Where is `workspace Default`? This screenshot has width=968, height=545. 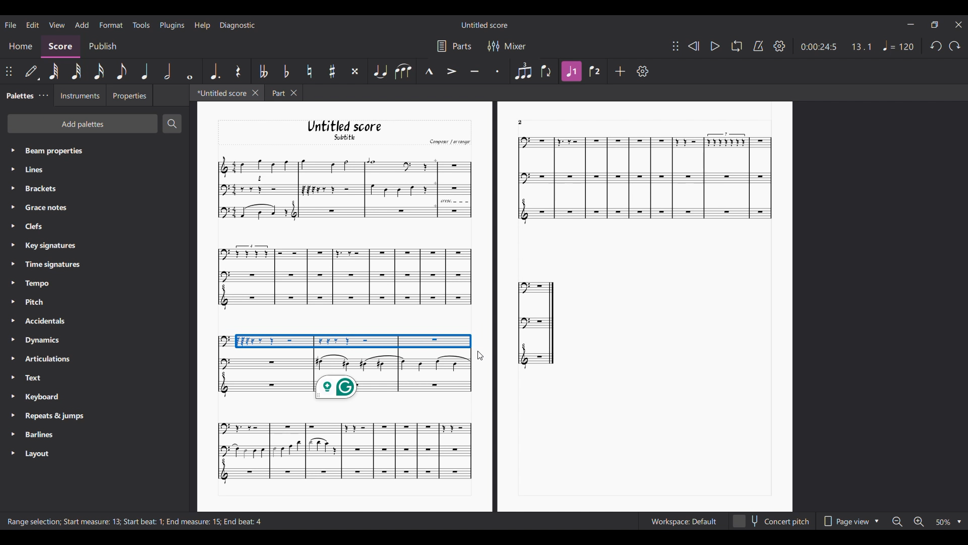
workspace Default is located at coordinates (682, 522).